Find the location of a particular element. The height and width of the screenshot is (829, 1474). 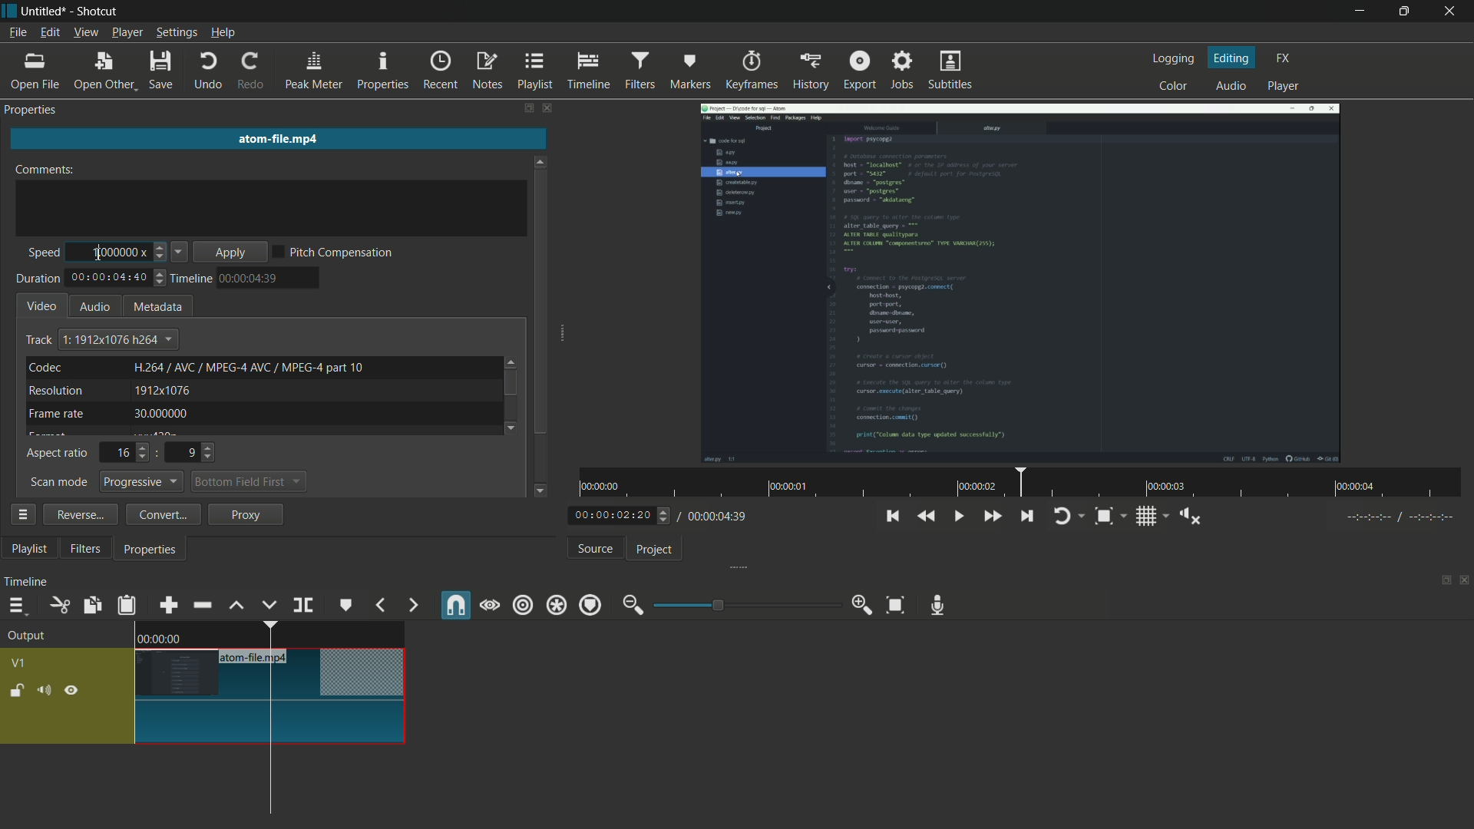

toggle play or pause is located at coordinates (957, 517).